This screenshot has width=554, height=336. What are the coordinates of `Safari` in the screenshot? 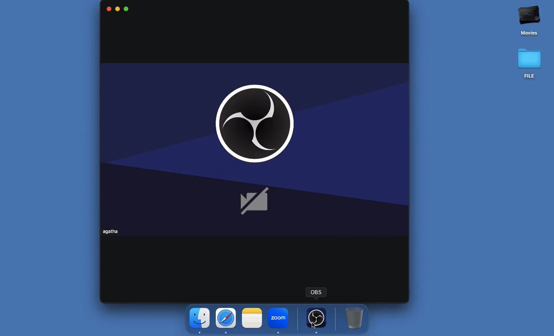 It's located at (226, 320).